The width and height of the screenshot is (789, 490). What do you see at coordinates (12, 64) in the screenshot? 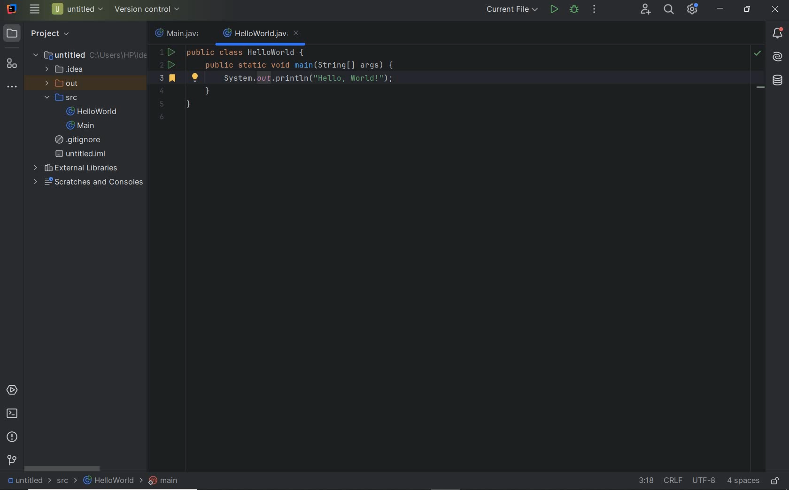
I see `structure` at bounding box center [12, 64].